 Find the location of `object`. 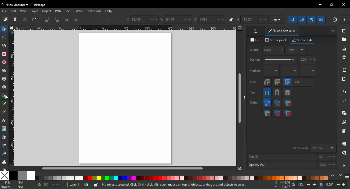

object is located at coordinates (47, 11).